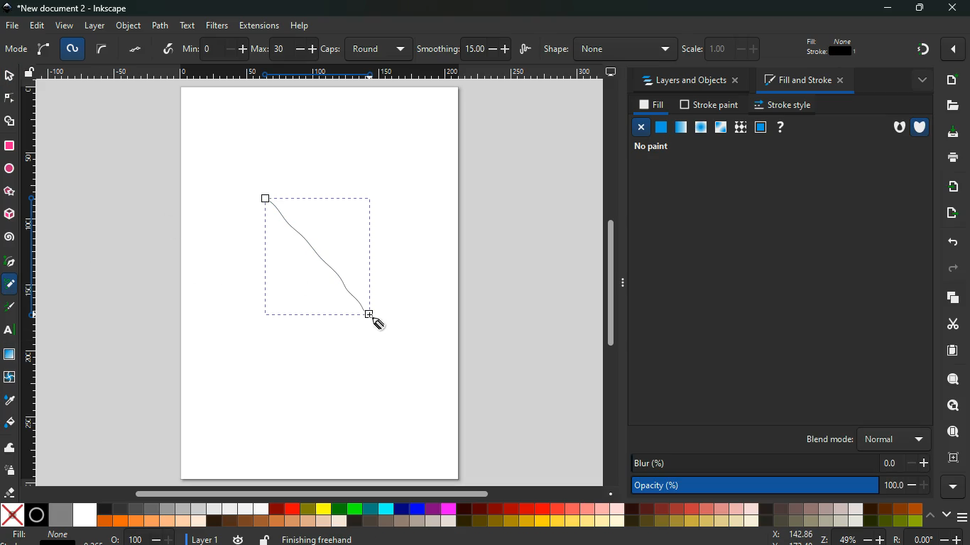 The height and width of the screenshot is (545, 970). I want to click on rectangle, so click(9, 147).